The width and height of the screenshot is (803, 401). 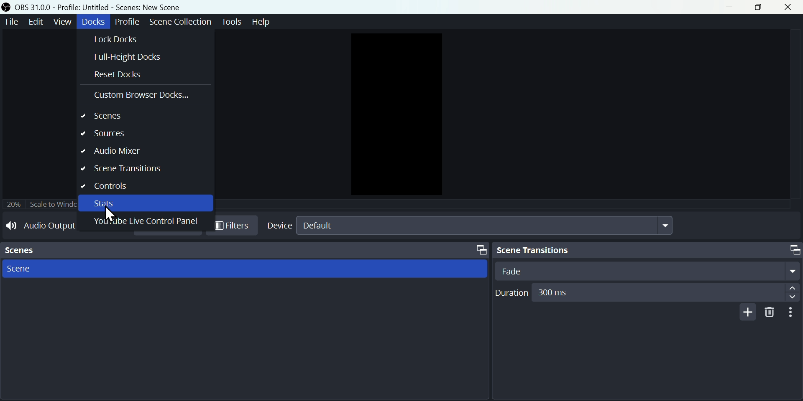 What do you see at coordinates (116, 115) in the screenshot?
I see `scenes` at bounding box center [116, 115].